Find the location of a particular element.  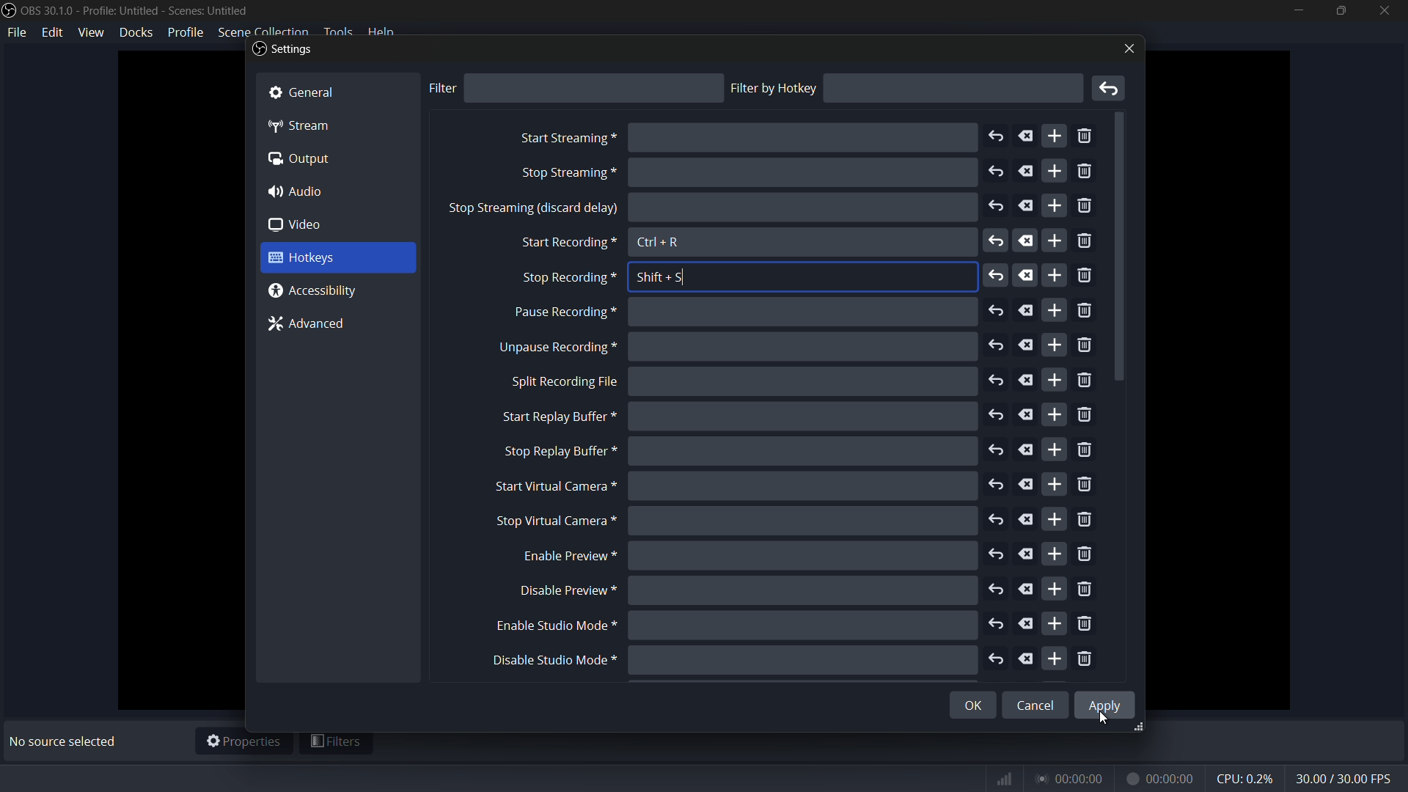

remove is located at coordinates (1086, 451).